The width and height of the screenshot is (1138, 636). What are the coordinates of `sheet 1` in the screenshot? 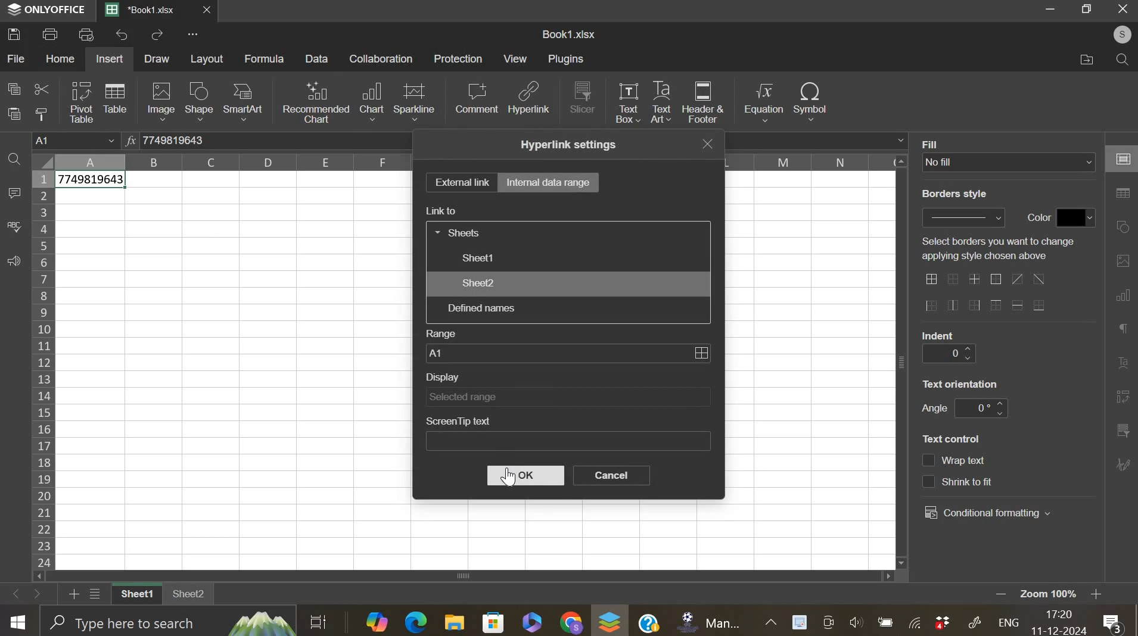 It's located at (134, 595).